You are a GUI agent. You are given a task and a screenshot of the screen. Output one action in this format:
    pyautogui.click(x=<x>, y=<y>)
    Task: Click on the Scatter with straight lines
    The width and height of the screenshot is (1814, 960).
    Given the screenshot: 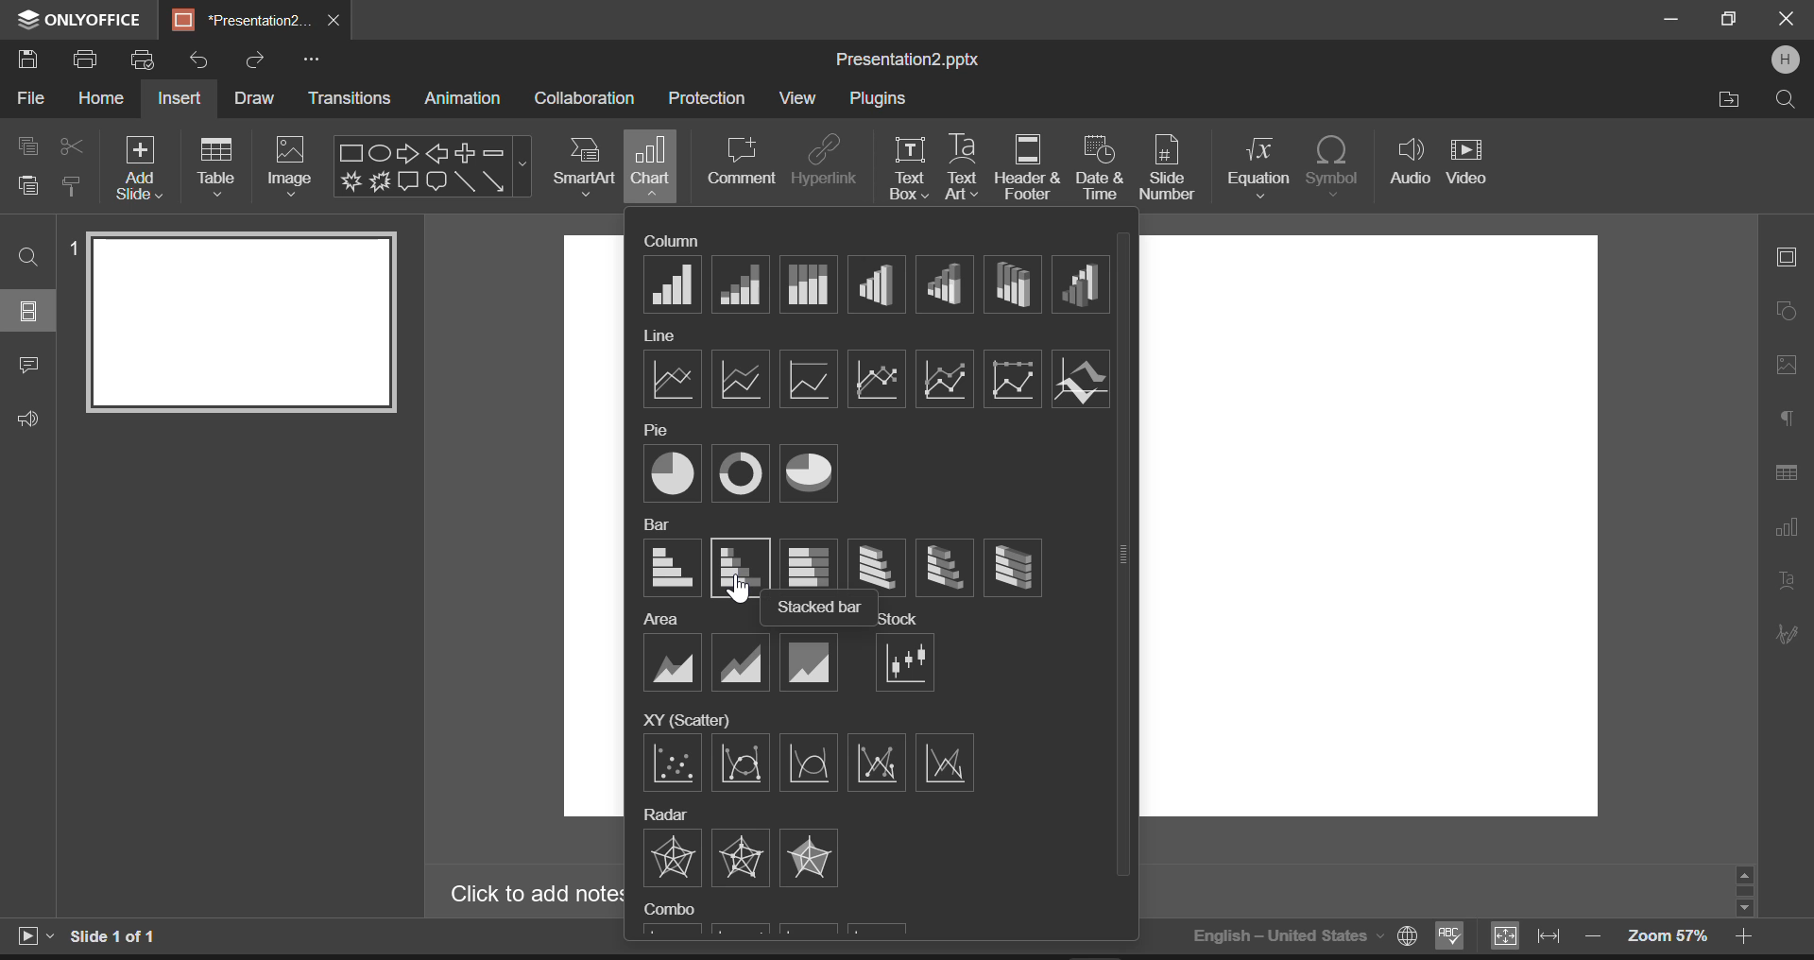 What is the action you would take?
    pyautogui.click(x=943, y=763)
    